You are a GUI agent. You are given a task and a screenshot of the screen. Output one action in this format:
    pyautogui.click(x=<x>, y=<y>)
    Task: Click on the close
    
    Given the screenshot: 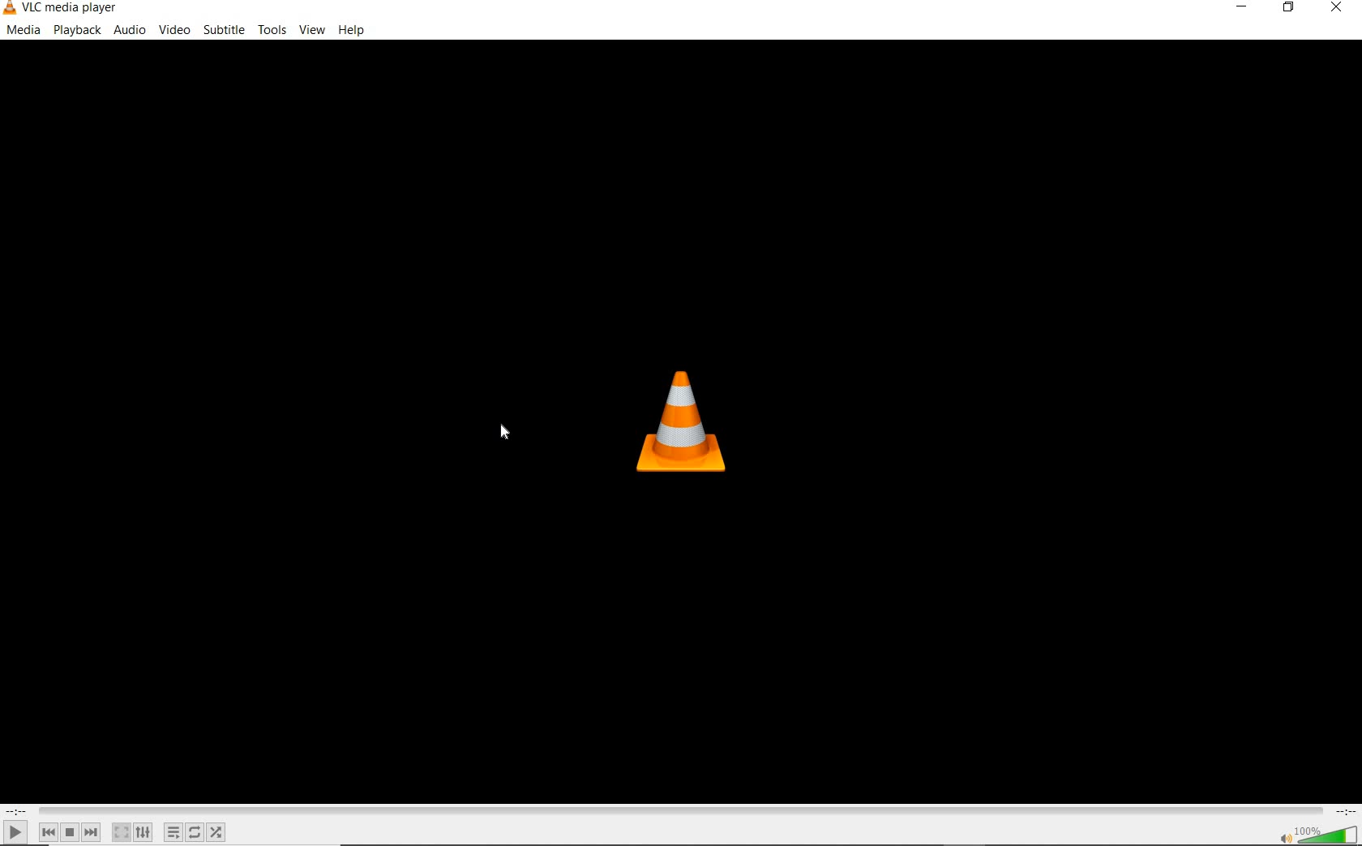 What is the action you would take?
    pyautogui.click(x=1334, y=11)
    